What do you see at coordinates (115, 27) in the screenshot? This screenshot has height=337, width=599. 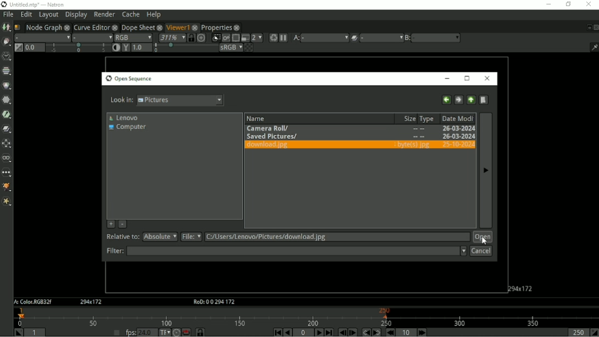 I see `close` at bounding box center [115, 27].